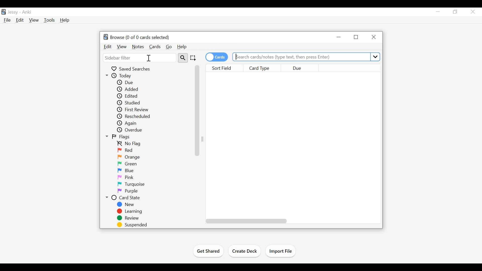  I want to click on Create Deck, so click(245, 251).